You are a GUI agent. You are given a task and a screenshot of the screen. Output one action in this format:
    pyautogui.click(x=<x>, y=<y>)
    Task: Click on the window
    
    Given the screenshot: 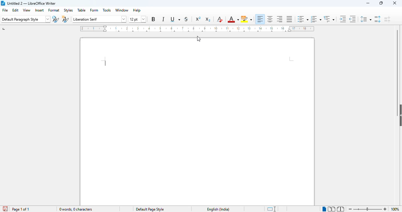 What is the action you would take?
    pyautogui.click(x=121, y=10)
    